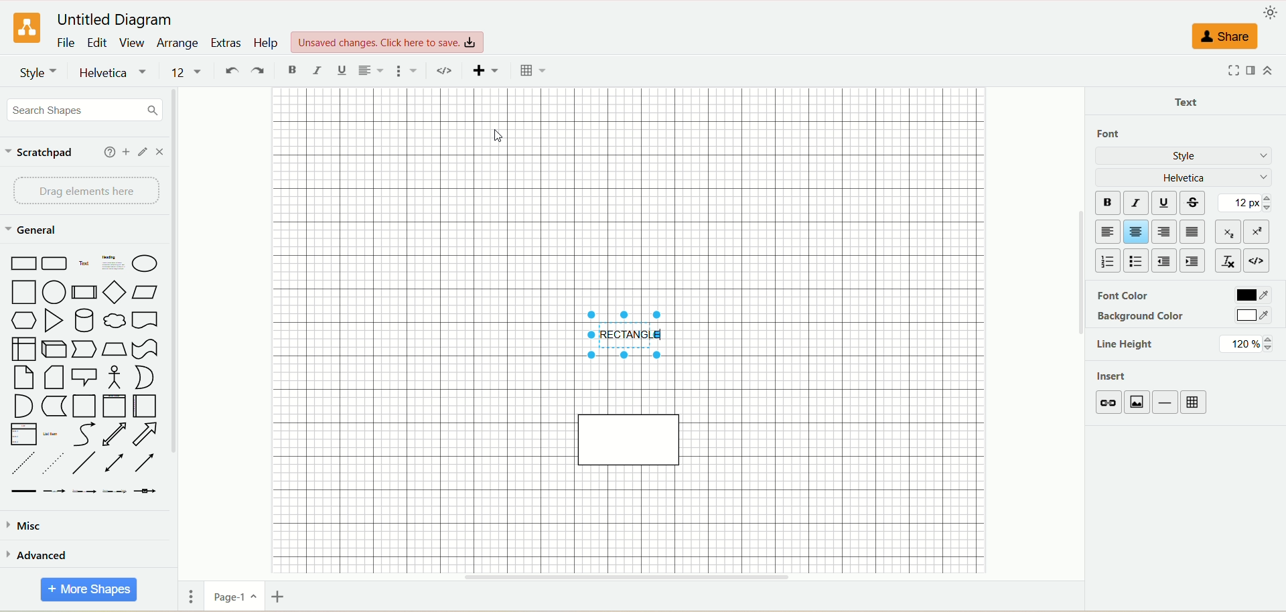 This screenshot has height=612, width=1286. I want to click on misc, so click(27, 529).